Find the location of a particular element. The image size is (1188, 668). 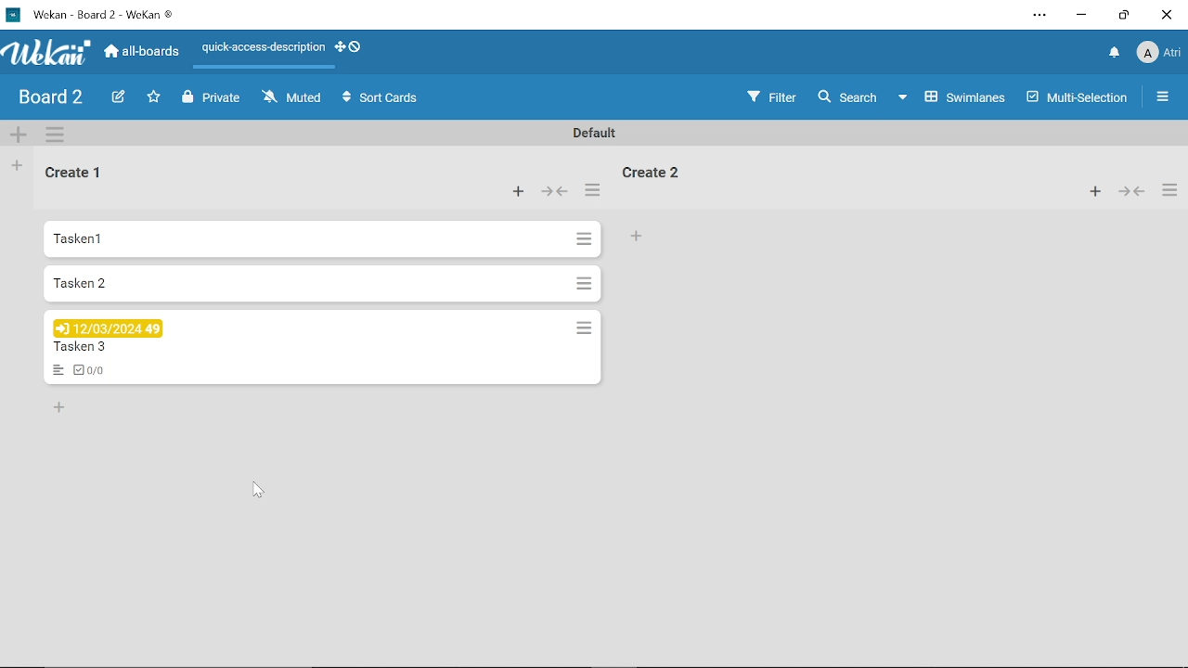

Board 2 is located at coordinates (50, 98).